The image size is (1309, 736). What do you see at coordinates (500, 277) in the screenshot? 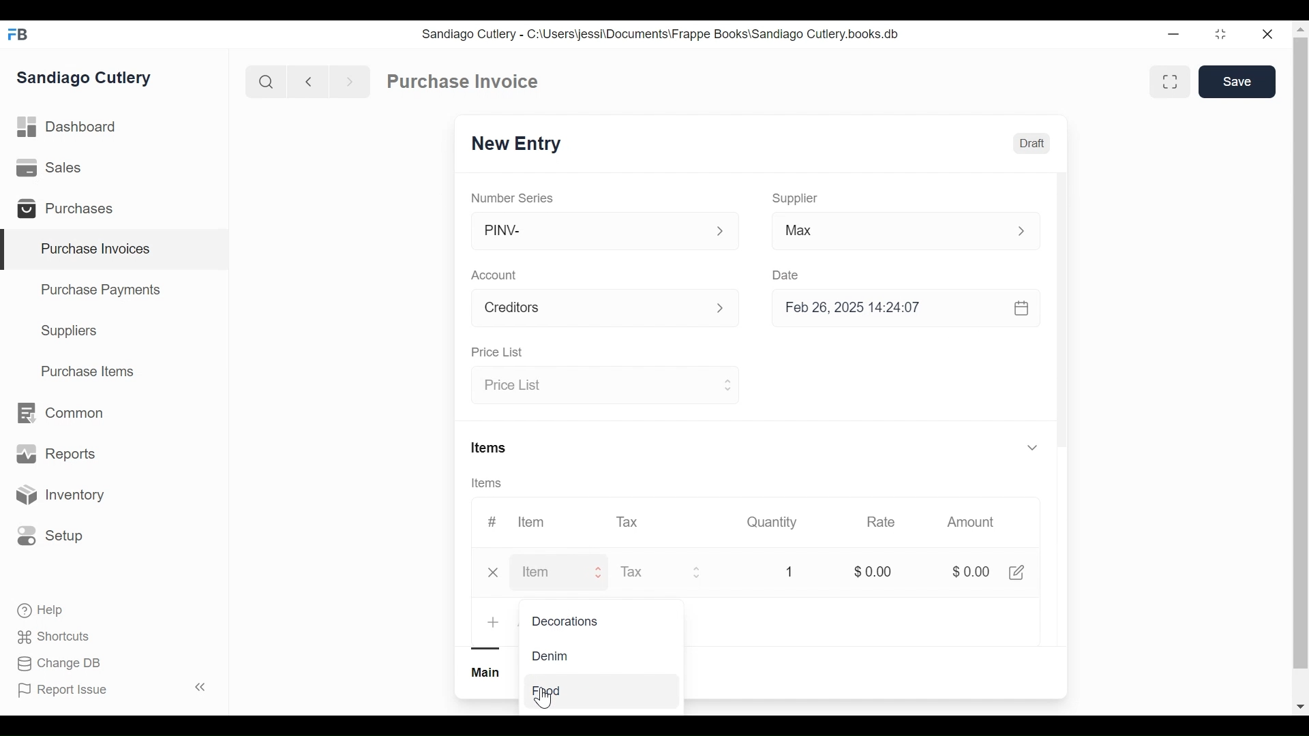
I see `Account` at bounding box center [500, 277].